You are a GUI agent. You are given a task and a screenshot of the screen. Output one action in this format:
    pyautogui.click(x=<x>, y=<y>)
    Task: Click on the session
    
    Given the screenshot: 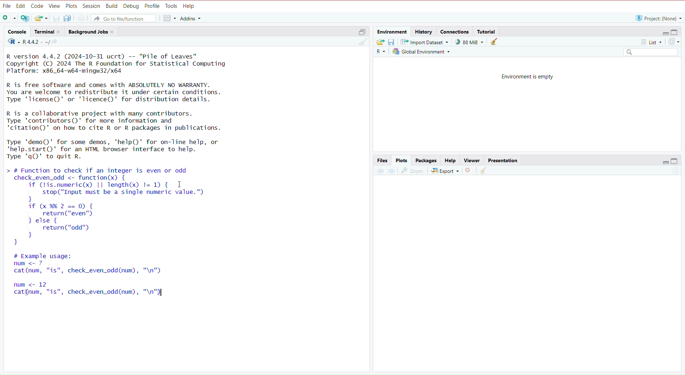 What is the action you would take?
    pyautogui.click(x=92, y=6)
    